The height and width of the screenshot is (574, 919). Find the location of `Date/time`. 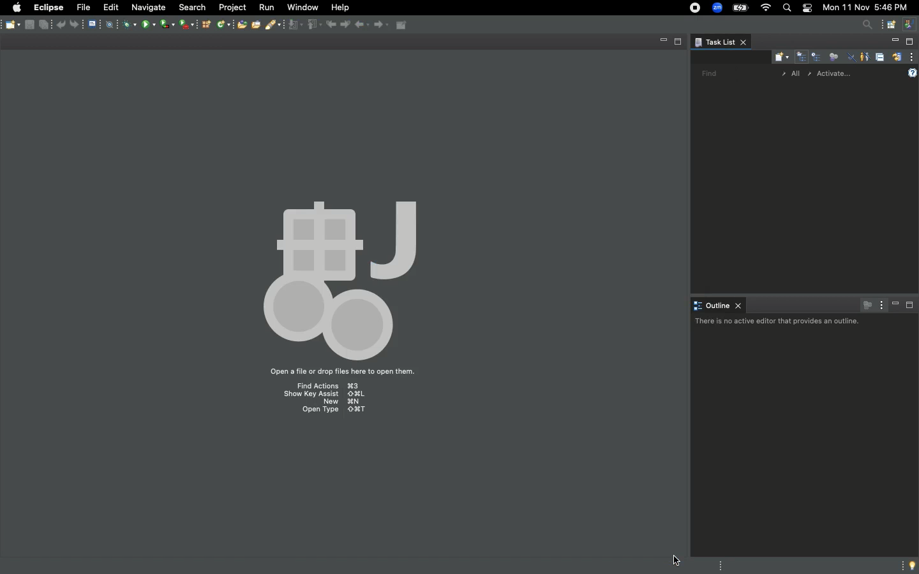

Date/time is located at coordinates (869, 8).